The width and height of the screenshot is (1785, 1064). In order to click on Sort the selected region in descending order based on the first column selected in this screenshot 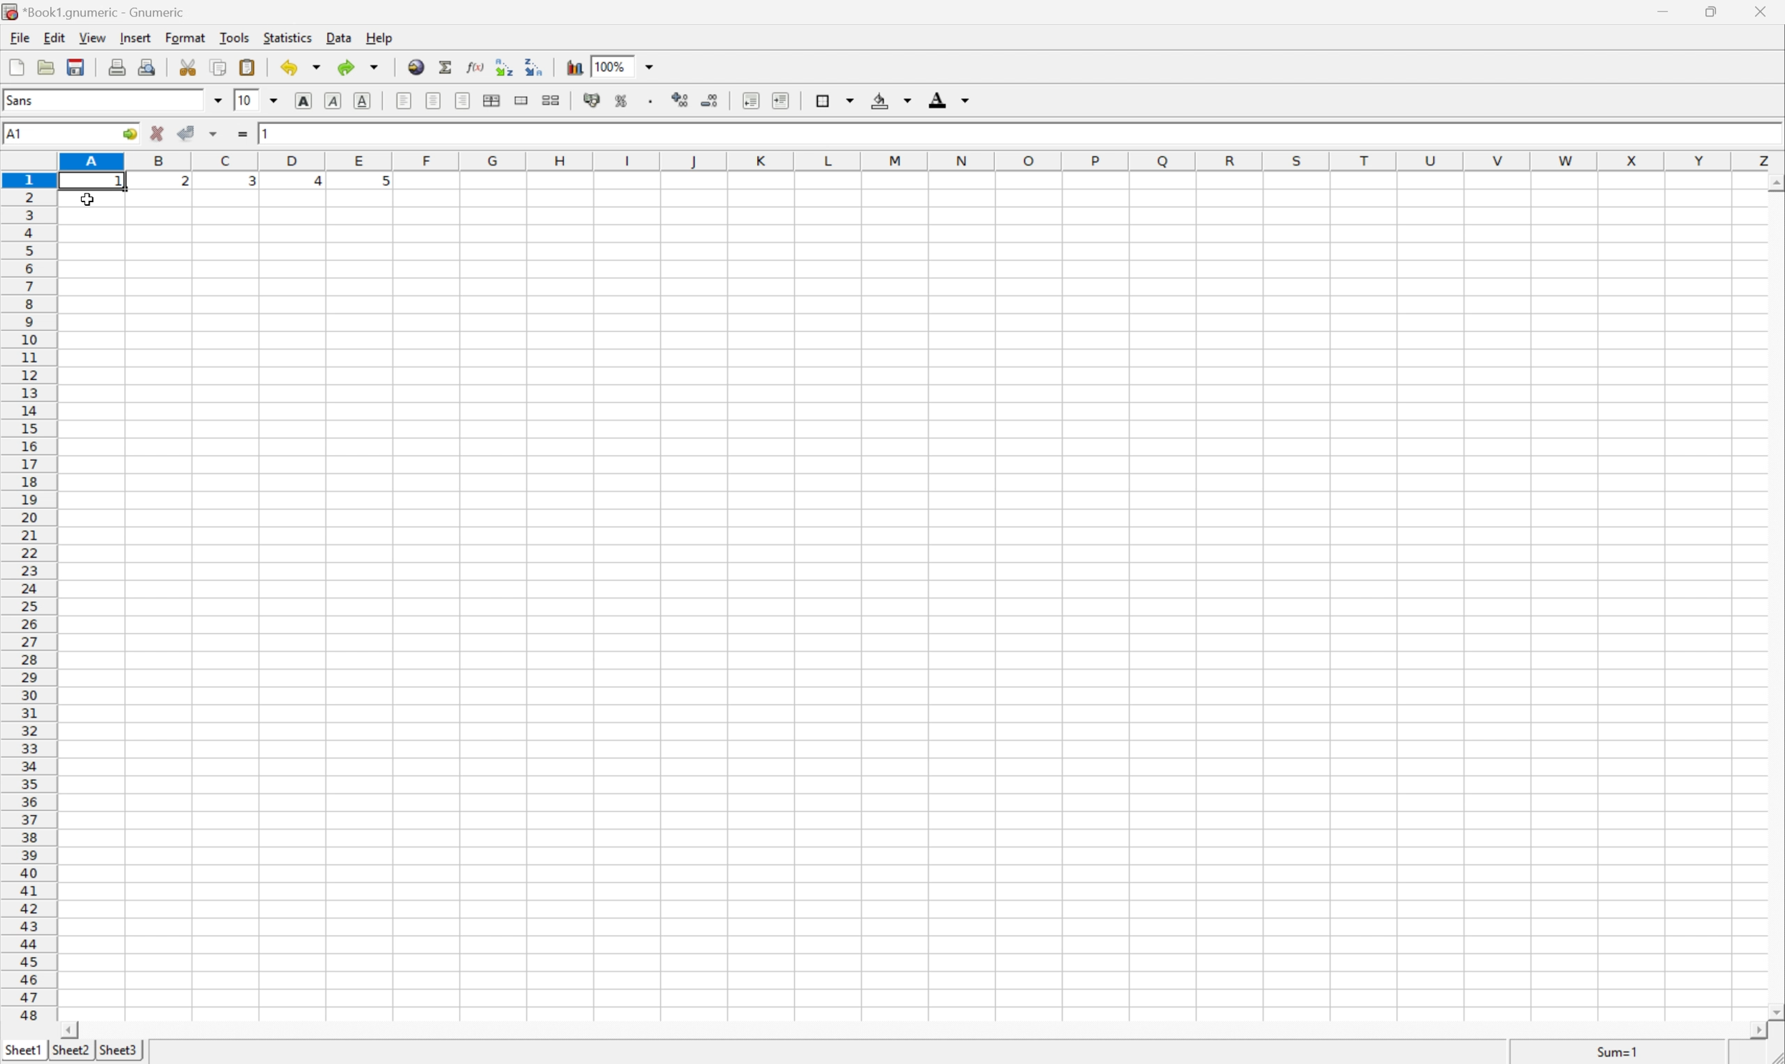, I will do `click(535, 67)`.